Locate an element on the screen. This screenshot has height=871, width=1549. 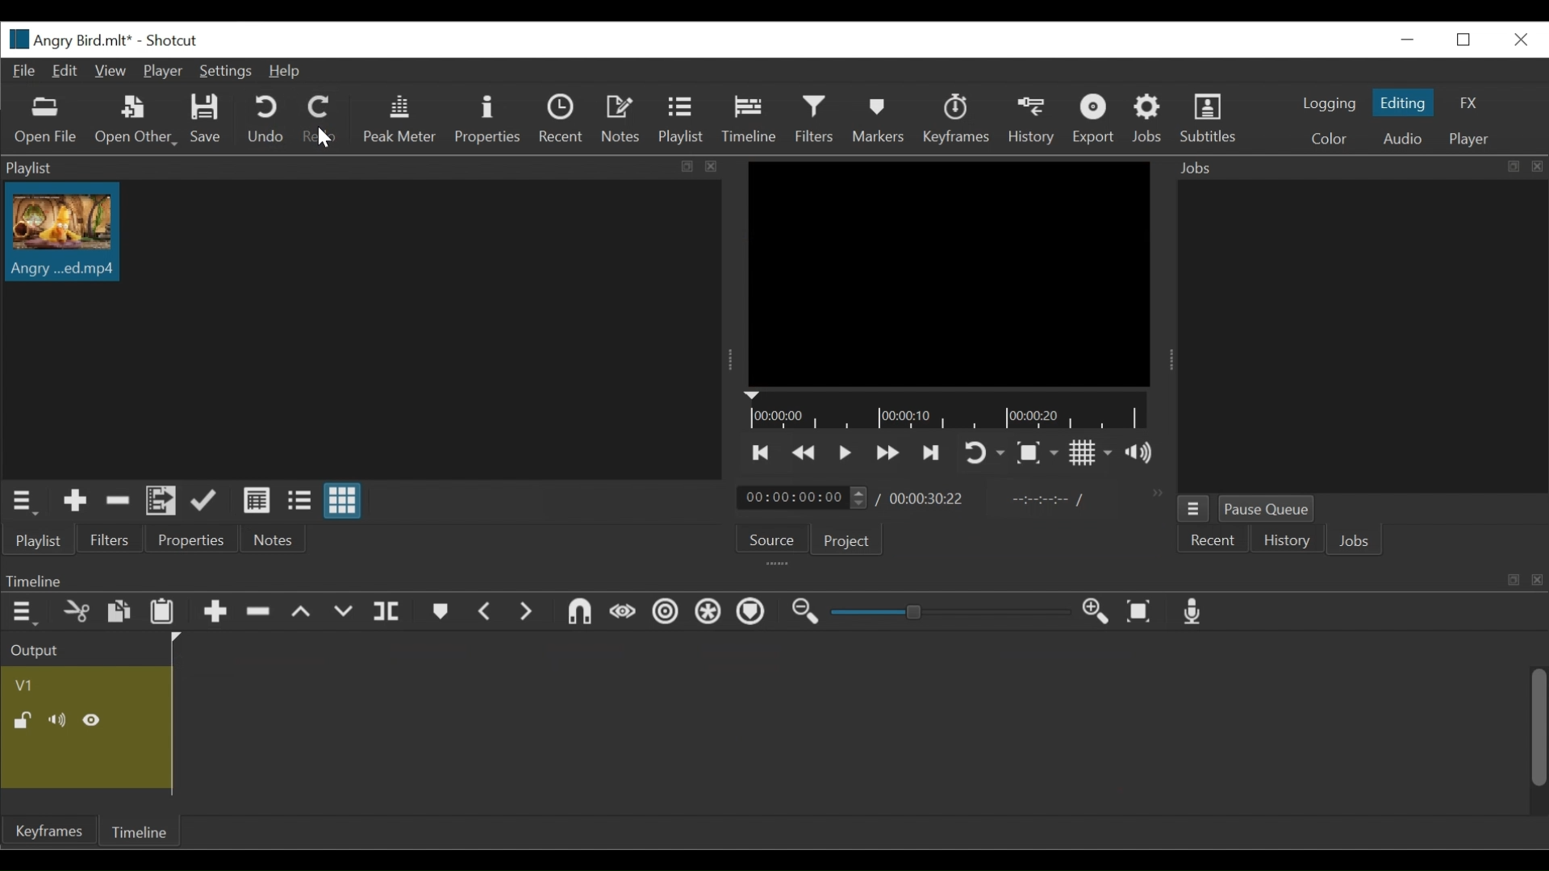
Split playhead is located at coordinates (389, 612).